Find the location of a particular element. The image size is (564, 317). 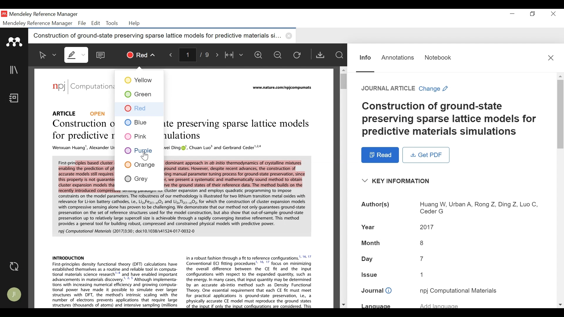

Orange is located at coordinates (138, 165).